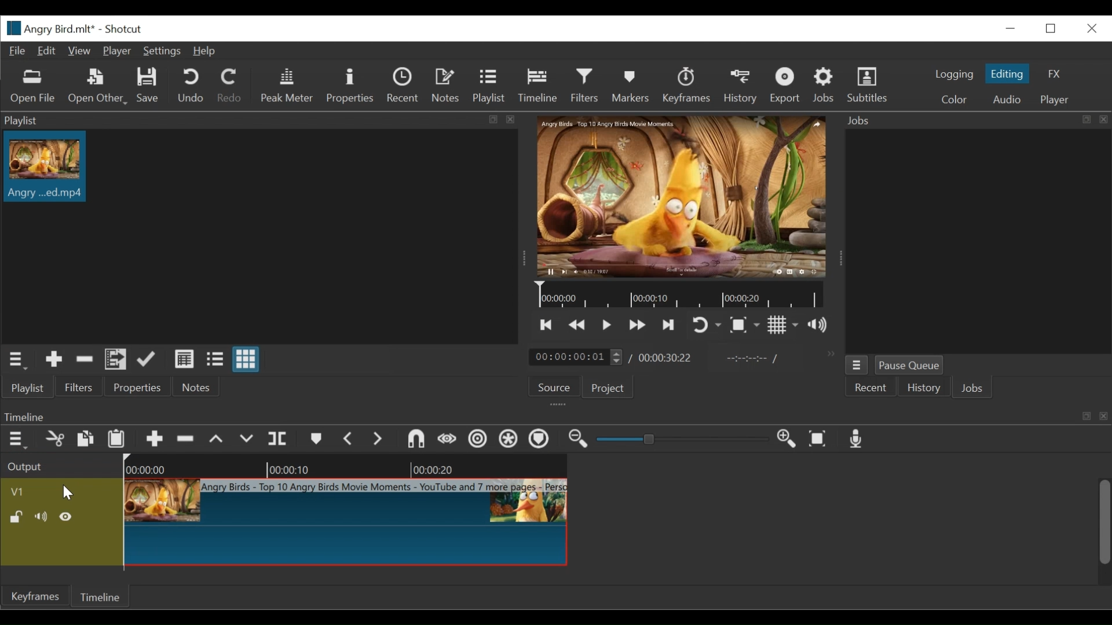 This screenshot has height=625, width=1112. What do you see at coordinates (34, 387) in the screenshot?
I see `Playlist` at bounding box center [34, 387].